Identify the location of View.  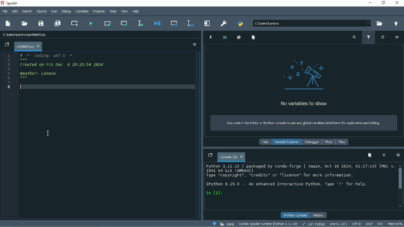
(124, 11).